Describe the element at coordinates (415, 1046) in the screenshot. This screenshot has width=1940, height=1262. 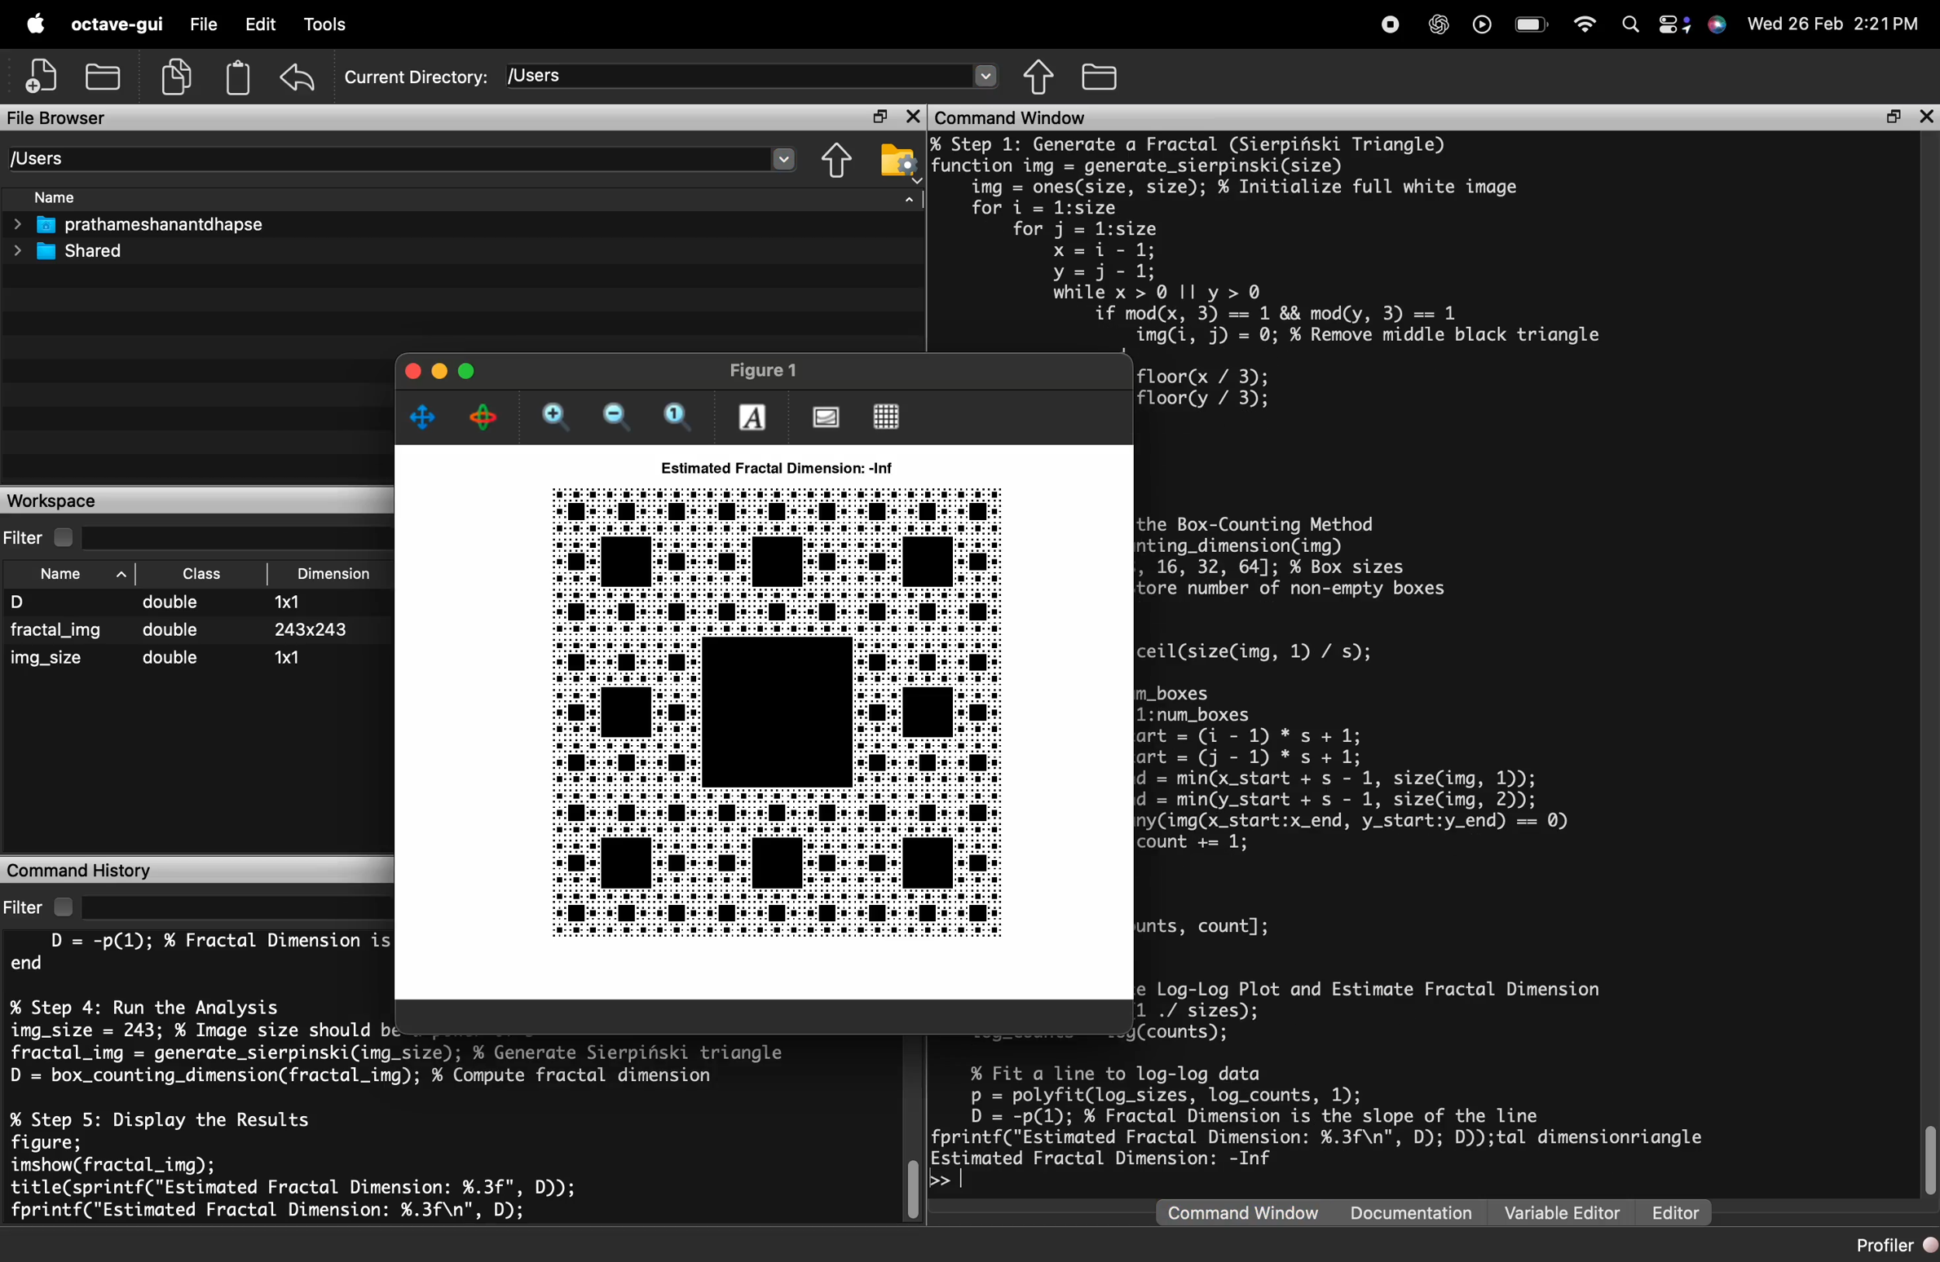
I see `code to run the analysis` at that location.